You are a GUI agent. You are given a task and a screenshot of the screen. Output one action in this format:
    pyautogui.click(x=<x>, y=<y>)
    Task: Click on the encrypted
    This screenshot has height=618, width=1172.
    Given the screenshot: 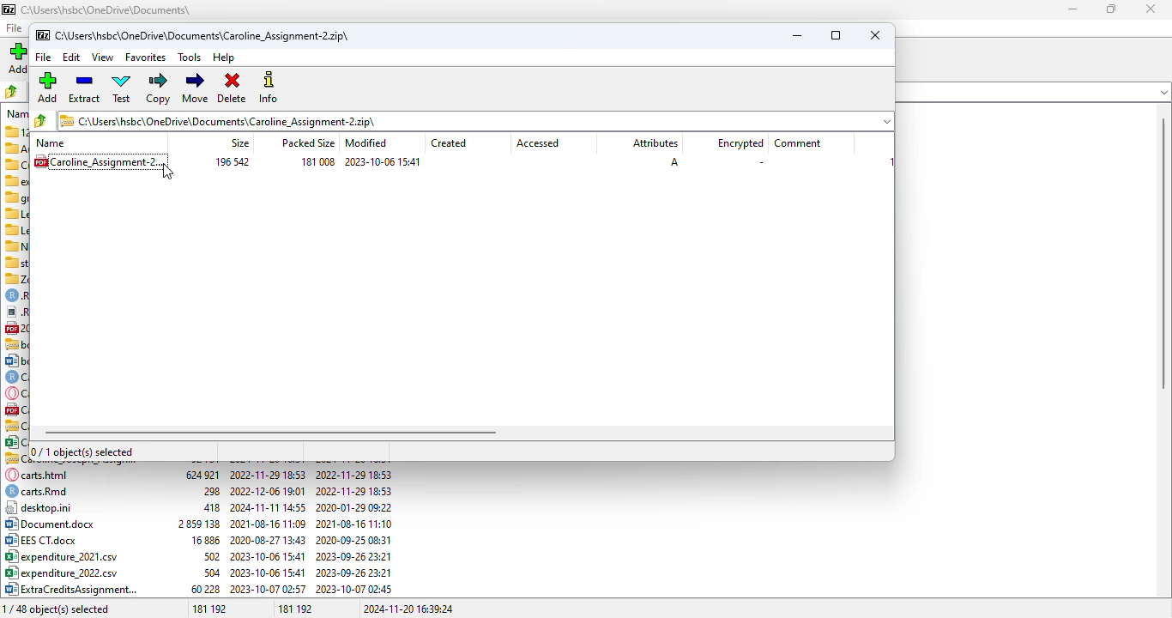 What is the action you would take?
    pyautogui.click(x=740, y=143)
    